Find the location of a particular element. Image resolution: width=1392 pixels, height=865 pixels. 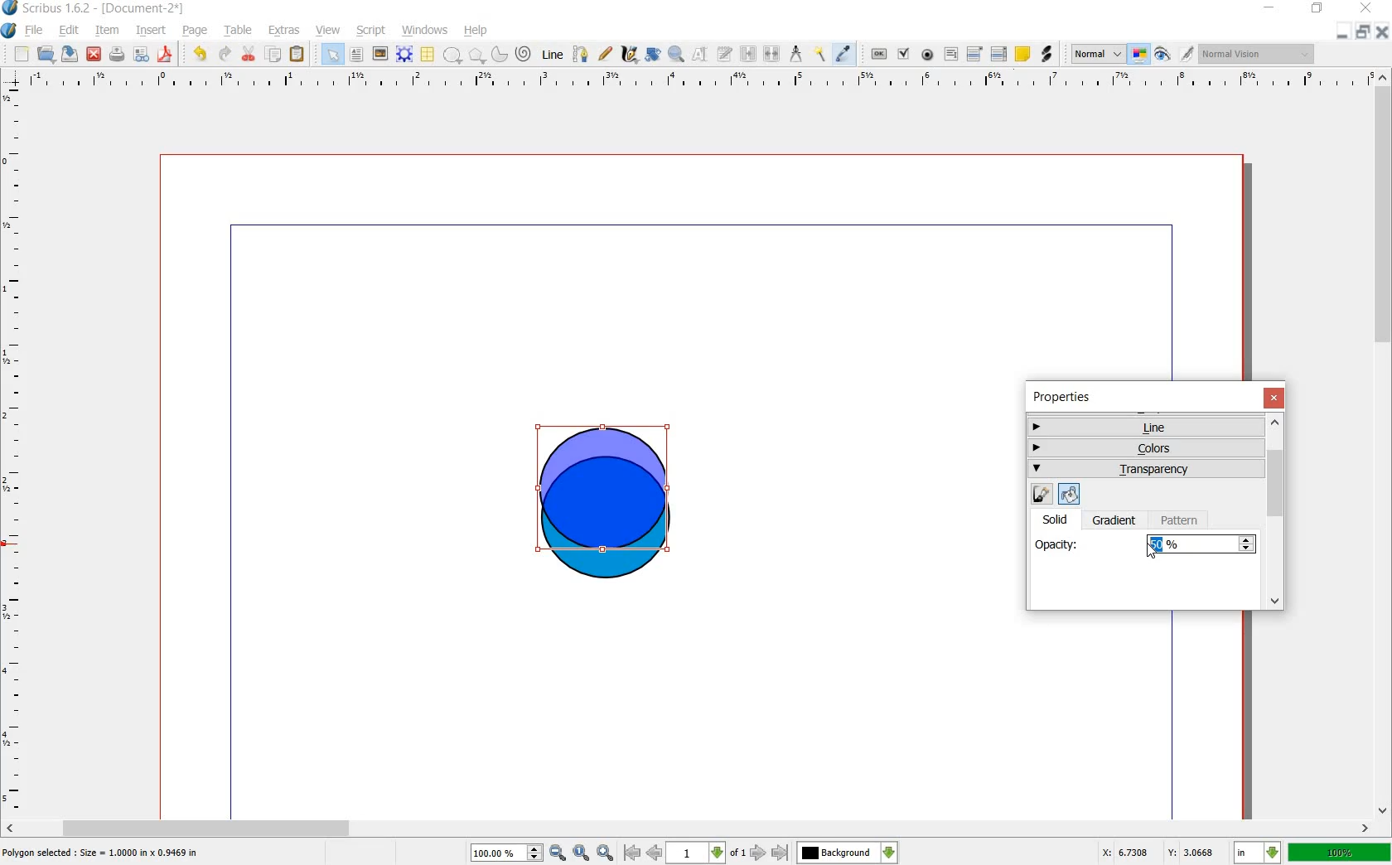

edit is located at coordinates (71, 31).